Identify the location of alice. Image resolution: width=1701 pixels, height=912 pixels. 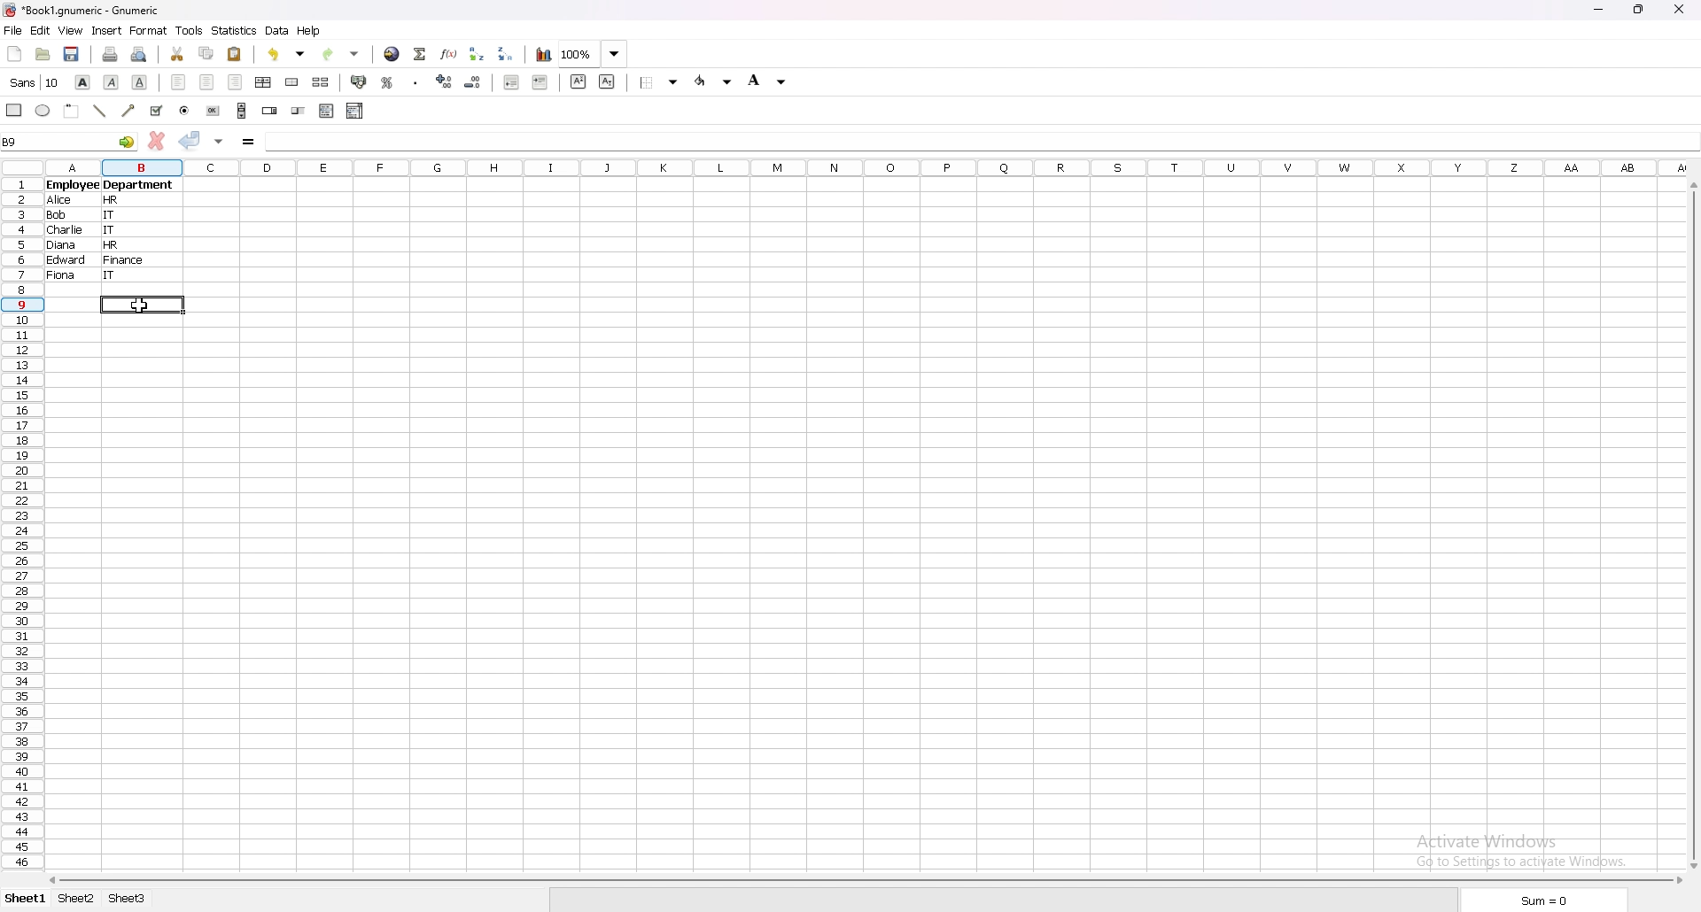
(59, 201).